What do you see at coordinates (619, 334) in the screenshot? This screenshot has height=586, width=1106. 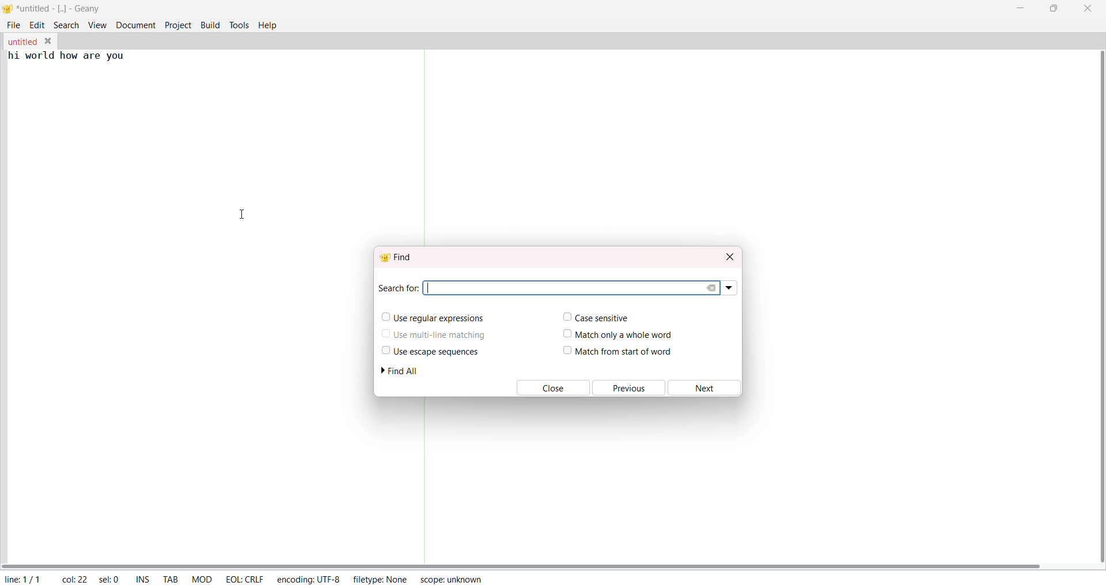 I see `match only a whole word` at bounding box center [619, 334].